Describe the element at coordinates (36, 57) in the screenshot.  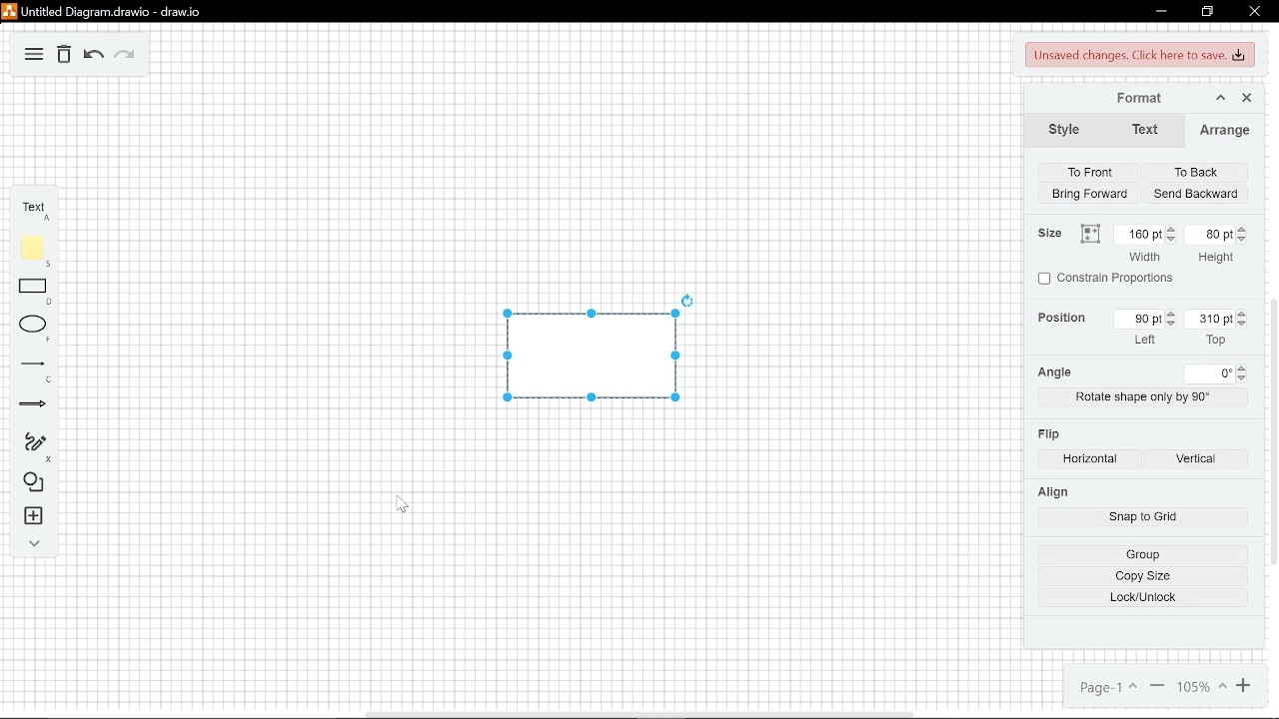
I see `diagram` at that location.